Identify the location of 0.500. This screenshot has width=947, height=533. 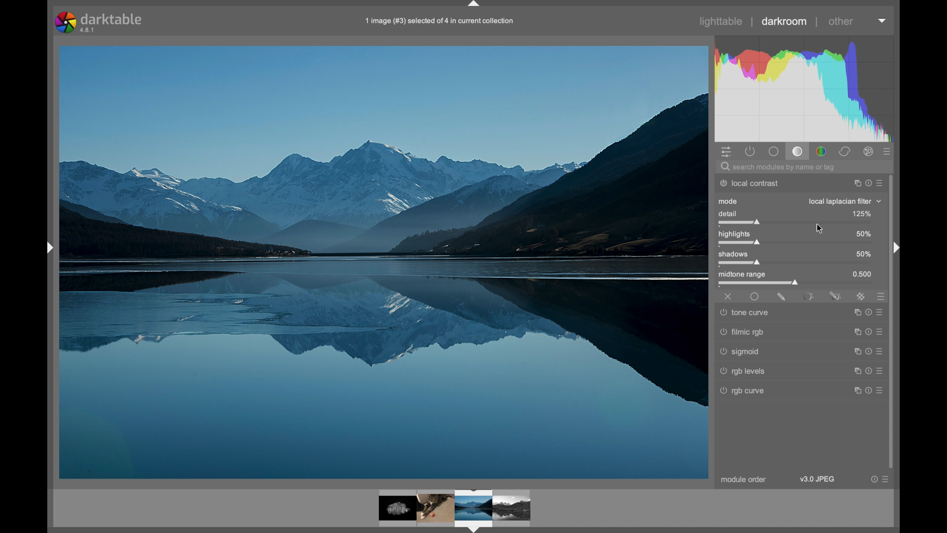
(863, 274).